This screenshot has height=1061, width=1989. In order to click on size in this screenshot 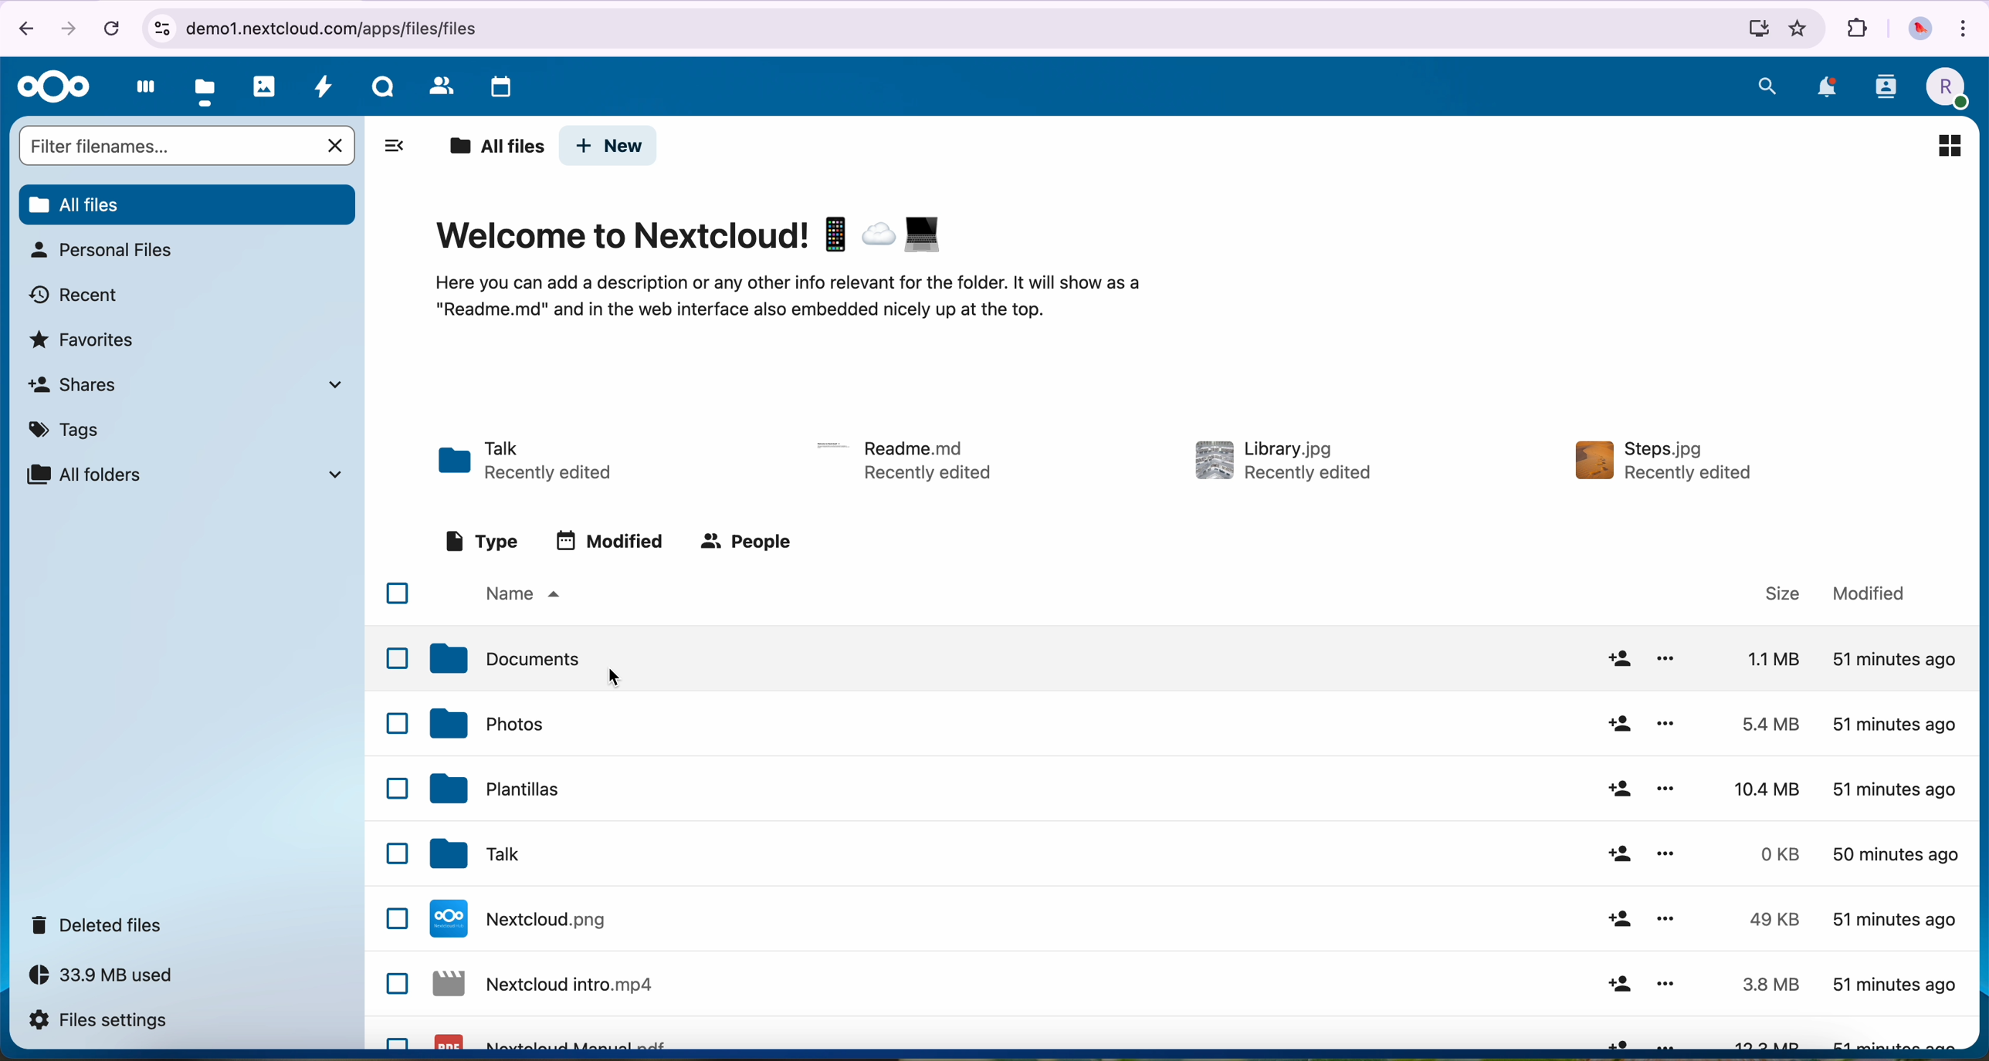, I will do `click(1768, 985)`.